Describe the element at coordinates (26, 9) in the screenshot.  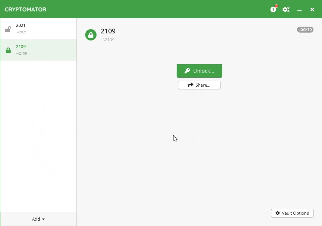
I see `Logo` at that location.